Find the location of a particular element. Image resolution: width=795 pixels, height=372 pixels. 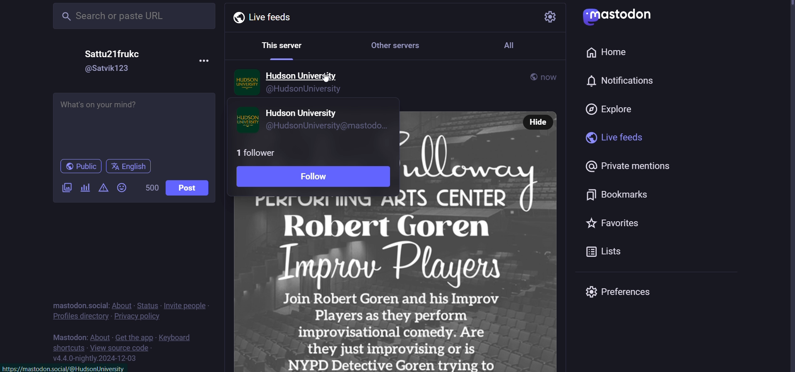

about is located at coordinates (100, 338).